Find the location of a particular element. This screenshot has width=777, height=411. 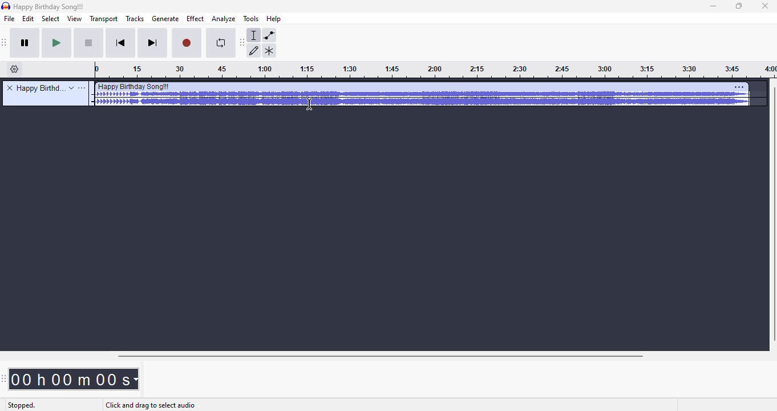

file is located at coordinates (10, 19).